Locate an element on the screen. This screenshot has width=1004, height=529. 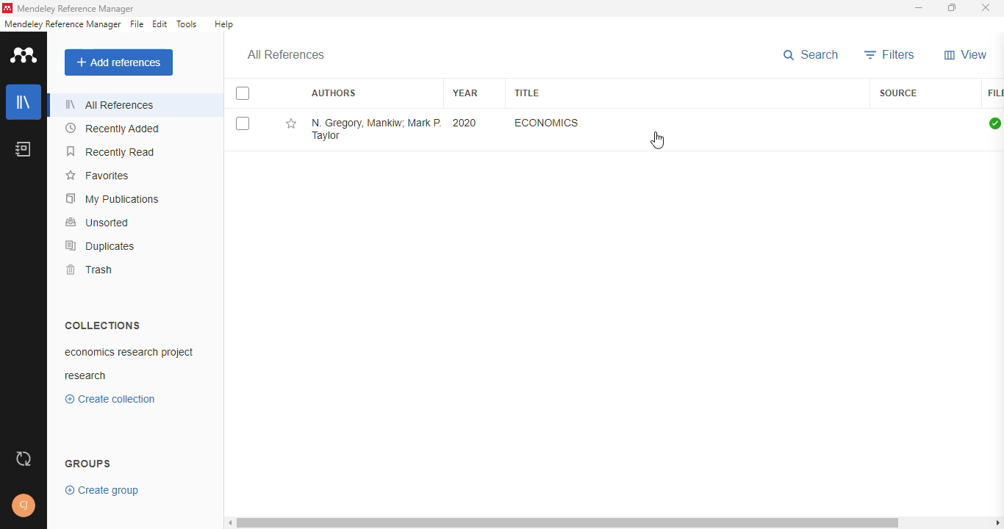
all references is located at coordinates (287, 54).